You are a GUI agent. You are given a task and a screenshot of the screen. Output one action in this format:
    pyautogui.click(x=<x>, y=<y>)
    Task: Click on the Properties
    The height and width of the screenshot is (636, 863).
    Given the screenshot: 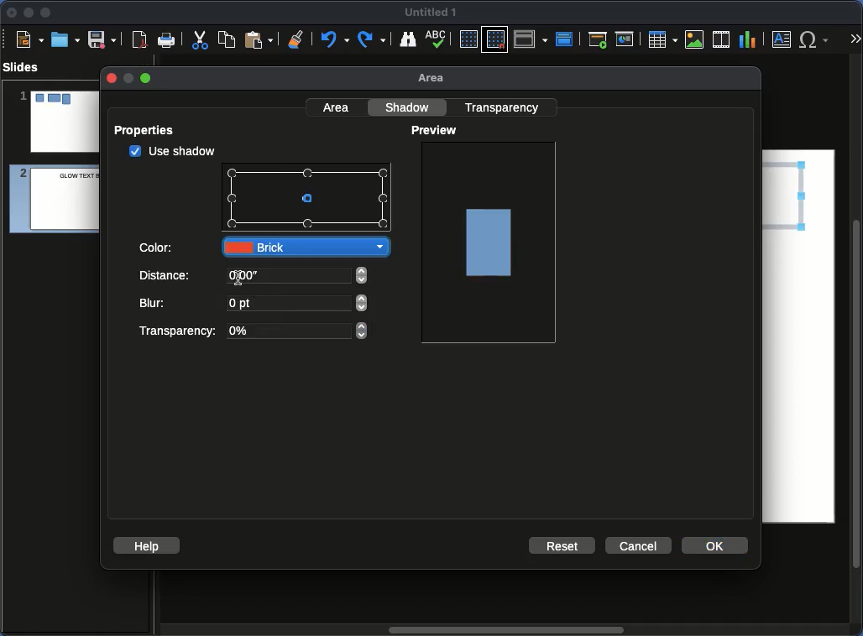 What is the action you would take?
    pyautogui.click(x=149, y=130)
    